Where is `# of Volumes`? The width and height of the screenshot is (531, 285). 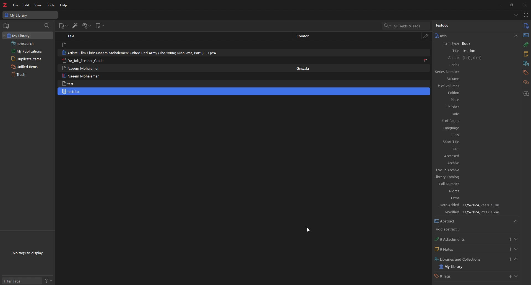 # of Volumes is located at coordinates (471, 86).